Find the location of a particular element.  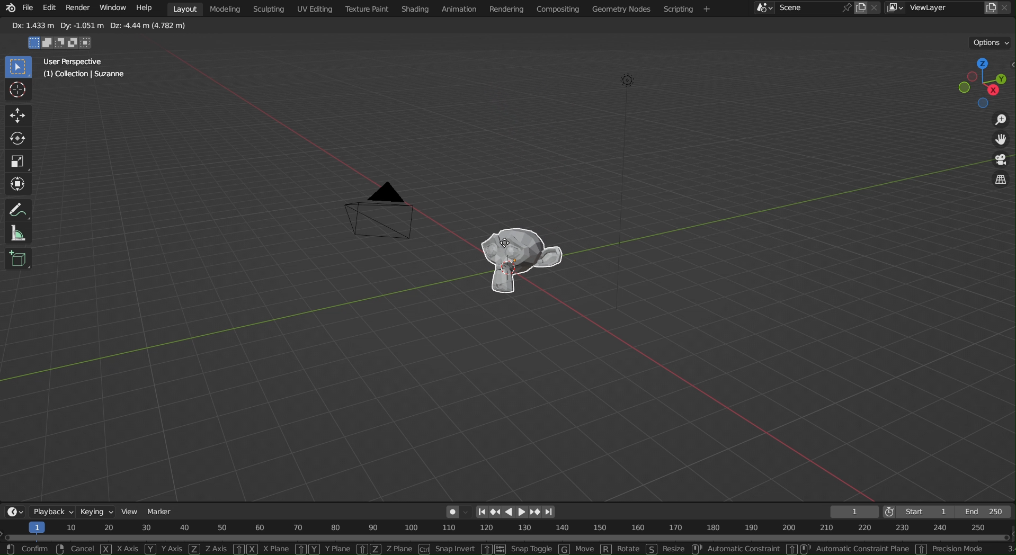

set a new selection is located at coordinates (34, 43).